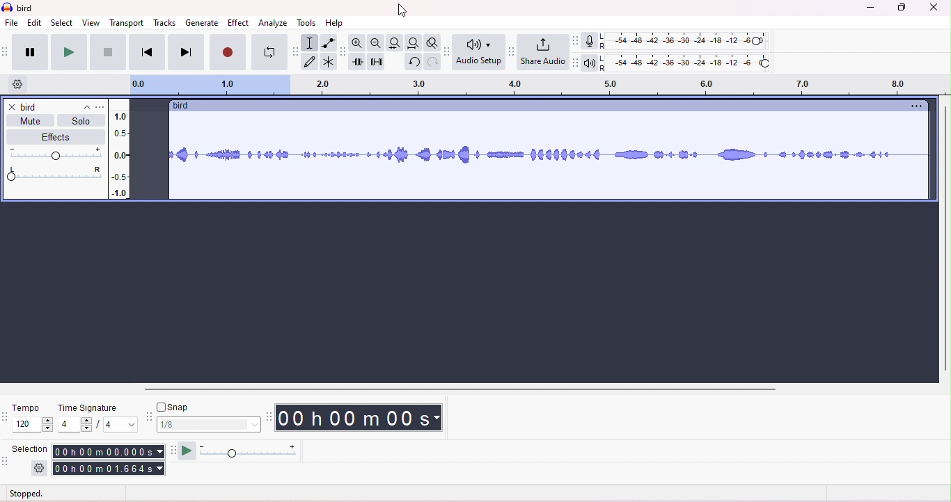  I want to click on pan, so click(55, 174).